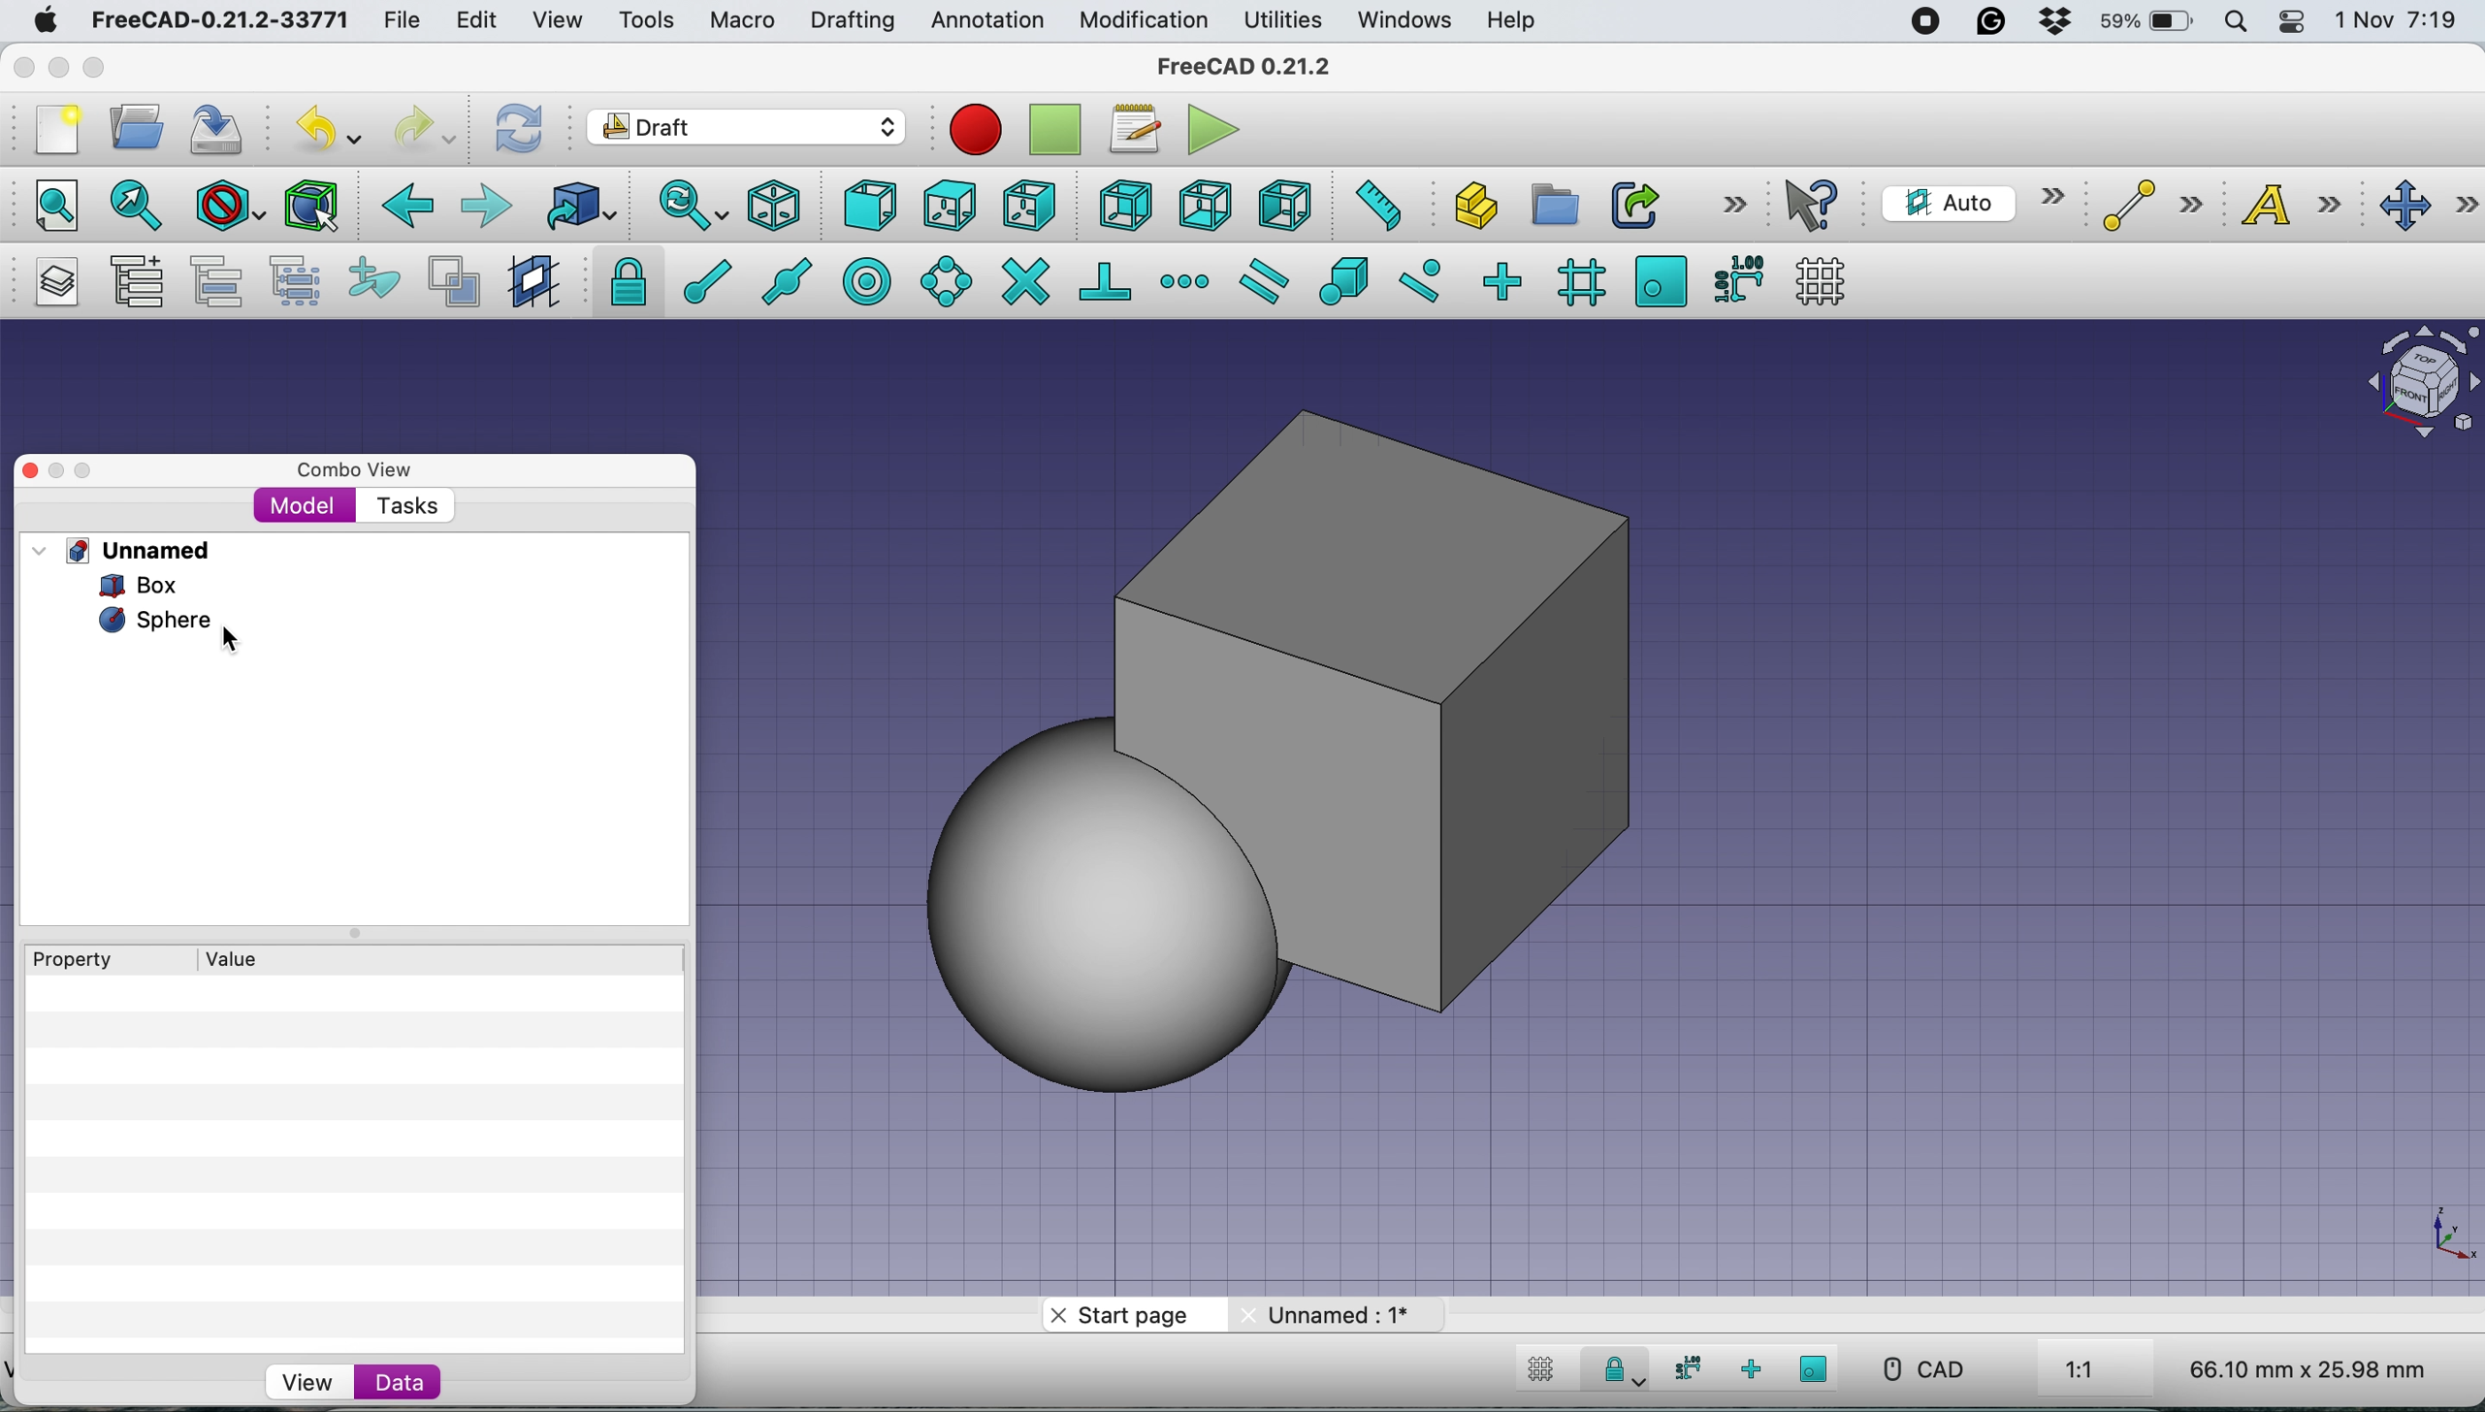  I want to click on tools, so click(645, 22).